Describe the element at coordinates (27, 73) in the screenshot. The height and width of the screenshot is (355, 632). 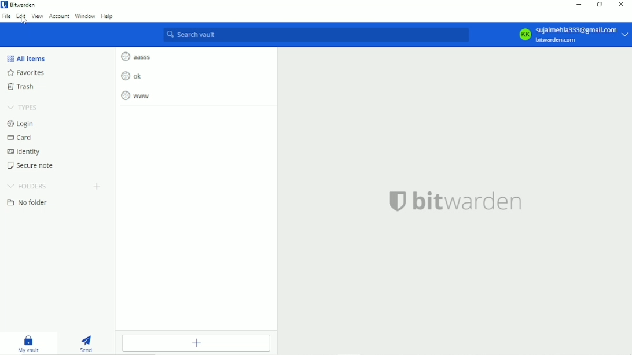
I see `Favorites` at that location.